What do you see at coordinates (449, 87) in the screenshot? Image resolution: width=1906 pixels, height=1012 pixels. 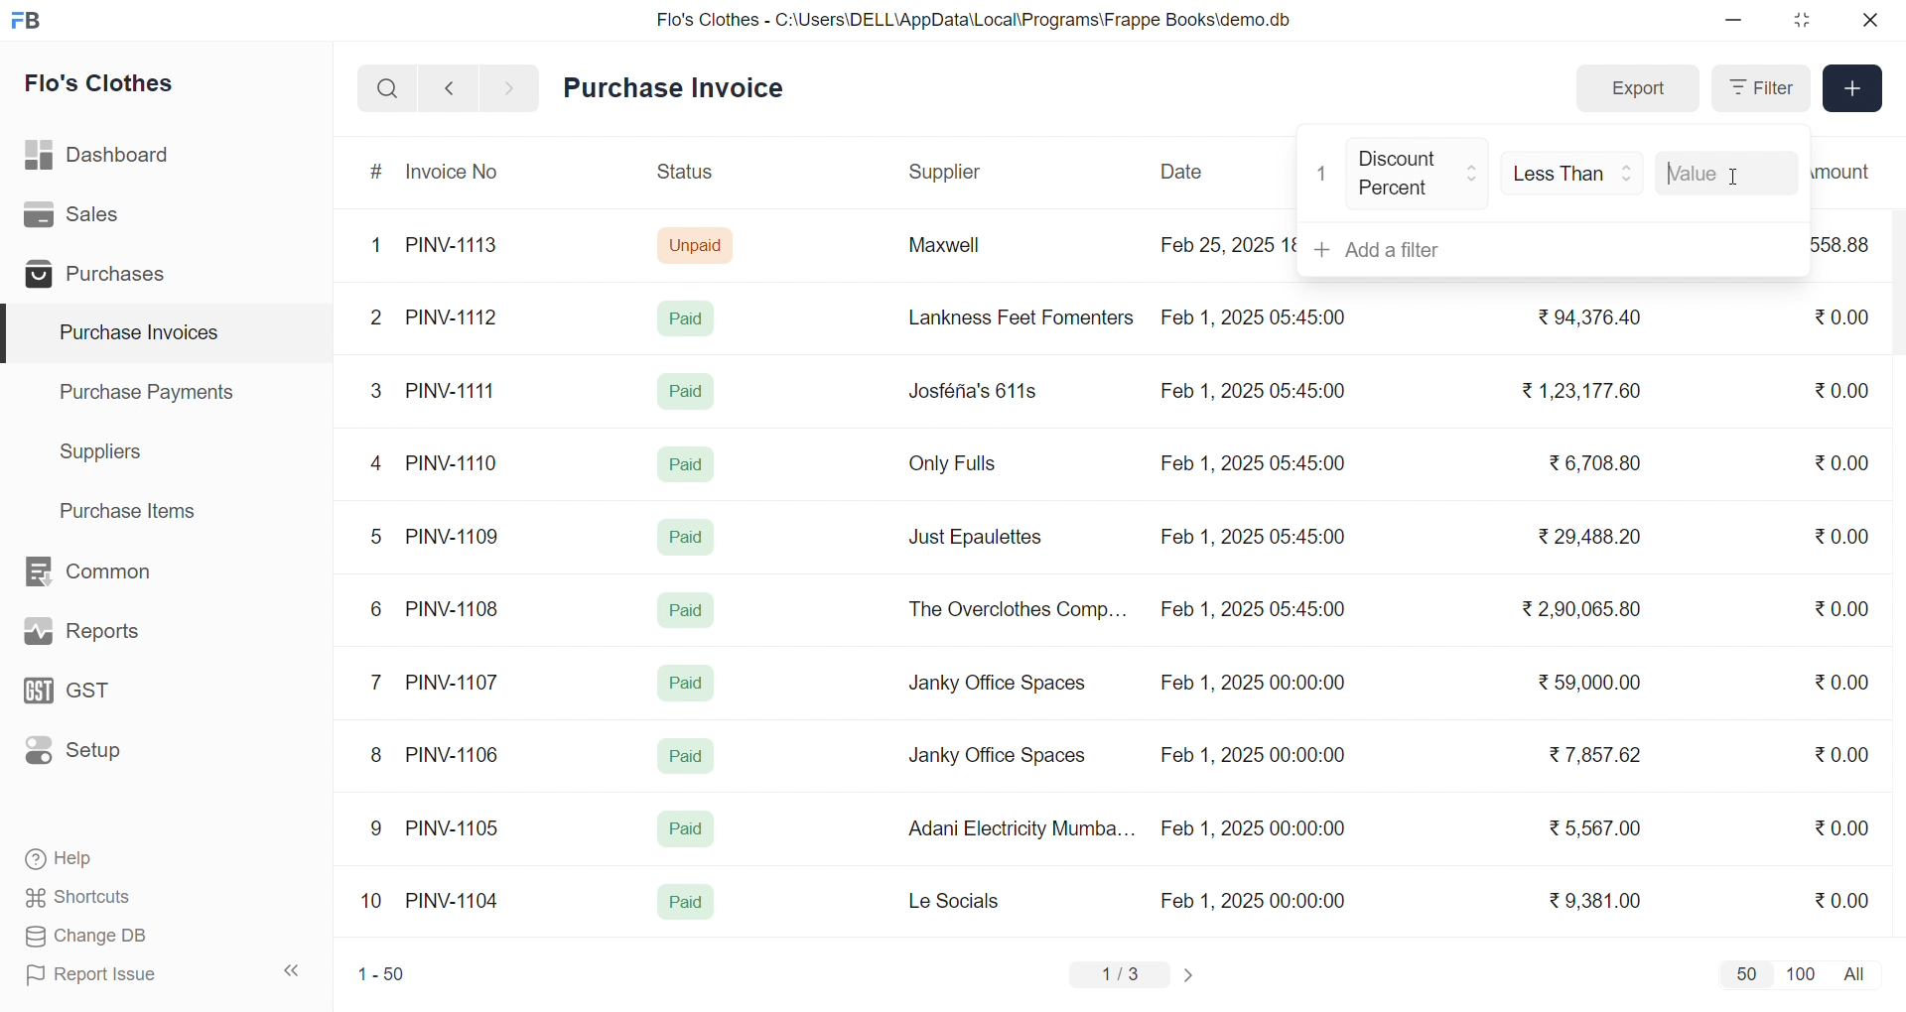 I see `navigate backward` at bounding box center [449, 87].